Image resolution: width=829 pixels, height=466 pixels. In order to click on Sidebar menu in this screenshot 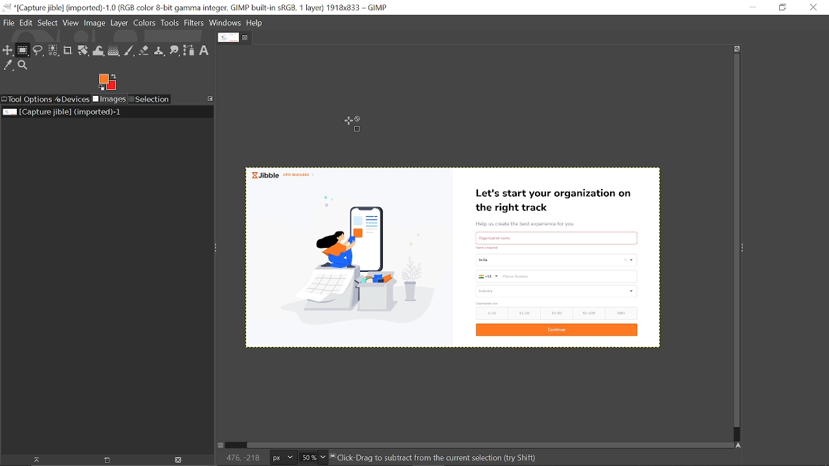, I will do `click(746, 249)`.